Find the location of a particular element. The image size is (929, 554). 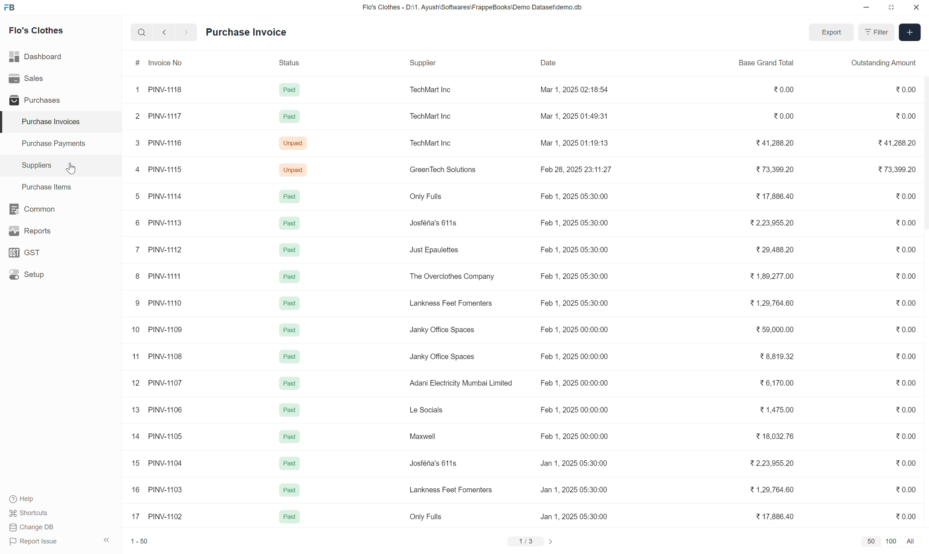

30.00 is located at coordinates (904, 435).